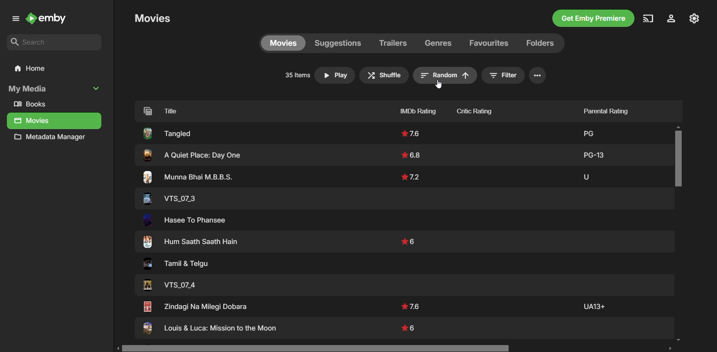  Describe the element at coordinates (195, 306) in the screenshot. I see `` at that location.